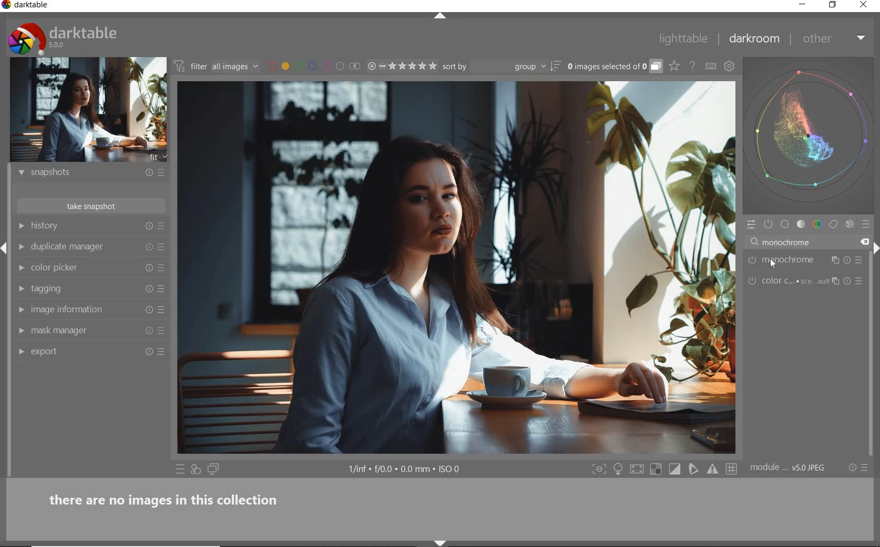 This screenshot has height=547, width=880. I want to click on quick access panel, so click(749, 225).